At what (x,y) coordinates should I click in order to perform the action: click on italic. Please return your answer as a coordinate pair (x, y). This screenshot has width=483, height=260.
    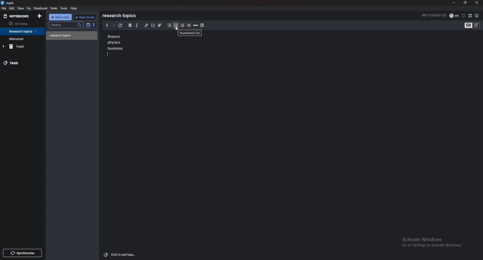
    Looking at the image, I should click on (137, 25).